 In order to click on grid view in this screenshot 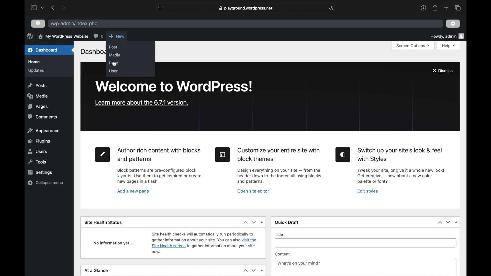, I will do `click(38, 24)`.